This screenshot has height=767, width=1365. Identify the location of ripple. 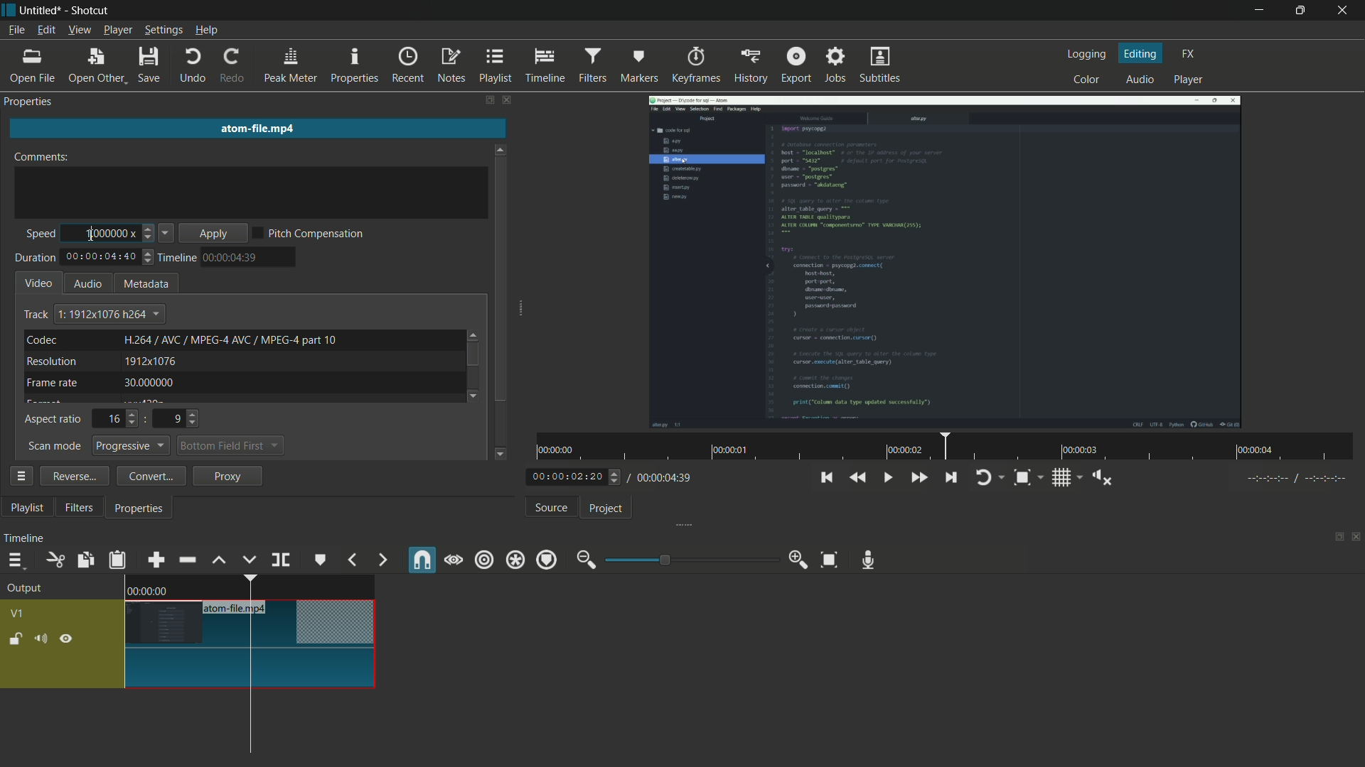
(484, 560).